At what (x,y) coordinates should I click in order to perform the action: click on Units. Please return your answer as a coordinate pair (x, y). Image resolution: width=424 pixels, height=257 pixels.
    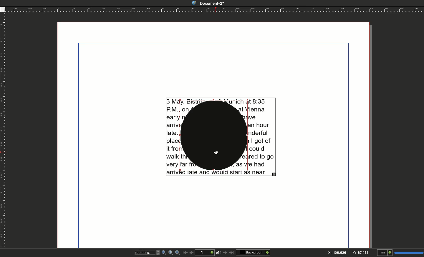
    Looking at the image, I should click on (400, 252).